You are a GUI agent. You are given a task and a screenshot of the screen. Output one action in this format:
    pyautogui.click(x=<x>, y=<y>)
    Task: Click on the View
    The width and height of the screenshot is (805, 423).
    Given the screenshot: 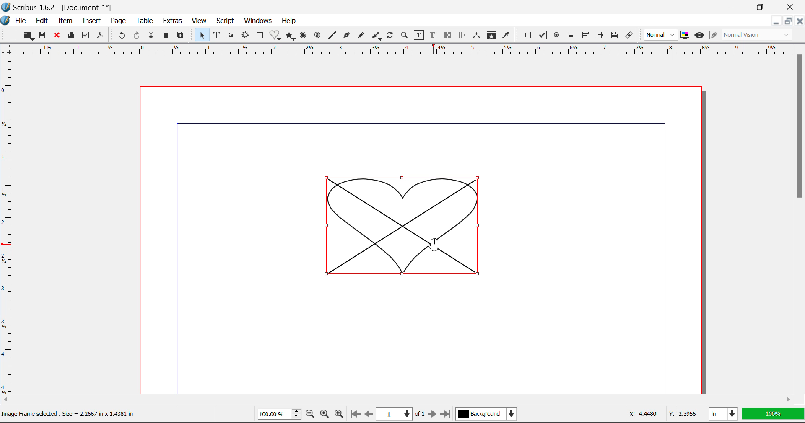 What is the action you would take?
    pyautogui.click(x=200, y=22)
    